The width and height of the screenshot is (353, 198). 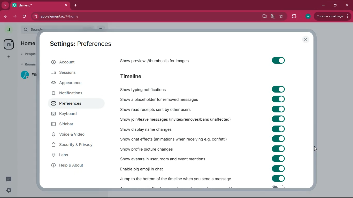 What do you see at coordinates (28, 64) in the screenshot?
I see `rooms` at bounding box center [28, 64].